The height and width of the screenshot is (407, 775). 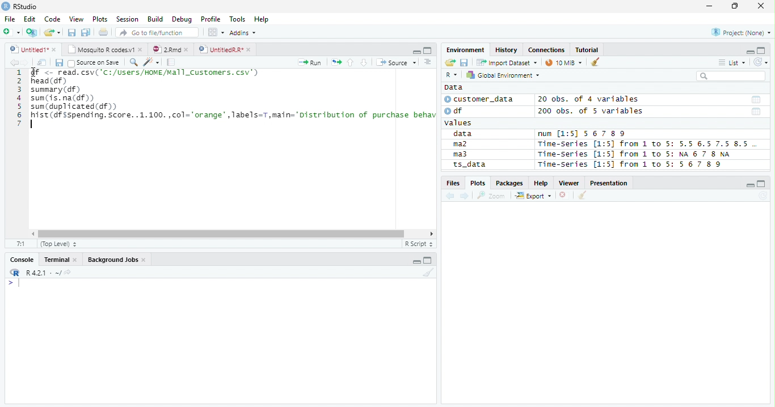 I want to click on Minimze, so click(x=749, y=51).